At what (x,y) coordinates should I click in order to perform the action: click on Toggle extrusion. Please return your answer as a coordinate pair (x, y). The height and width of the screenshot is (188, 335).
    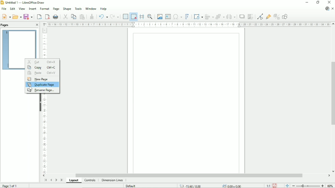
    Looking at the image, I should click on (277, 17).